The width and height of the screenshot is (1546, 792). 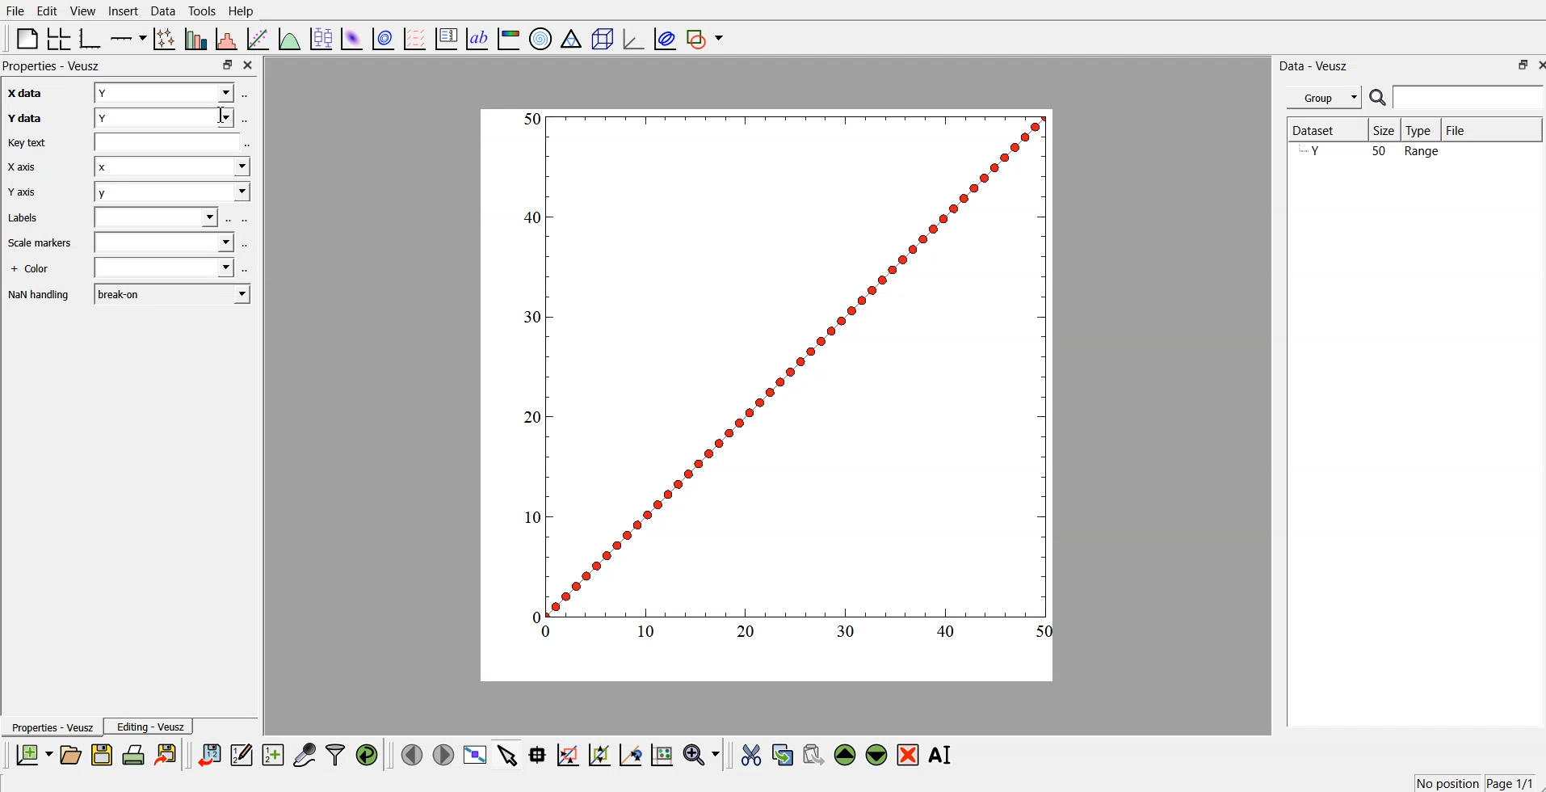 I want to click on Data, so click(x=164, y=11).